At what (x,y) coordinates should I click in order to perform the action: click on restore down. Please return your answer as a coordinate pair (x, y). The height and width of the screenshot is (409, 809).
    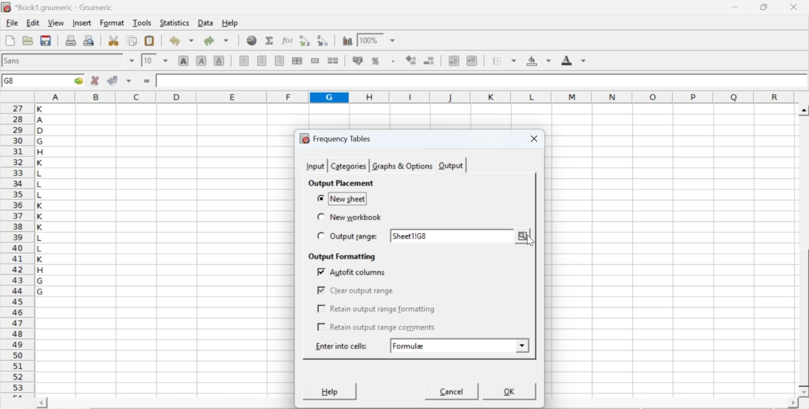
    Looking at the image, I should click on (765, 8).